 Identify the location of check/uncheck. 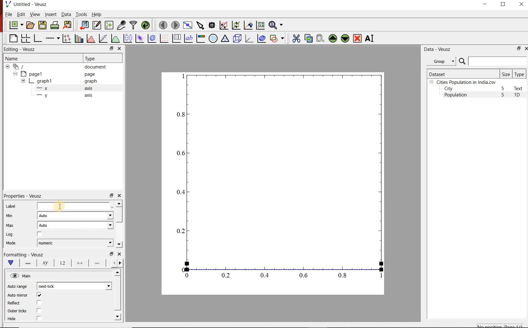
(40, 234).